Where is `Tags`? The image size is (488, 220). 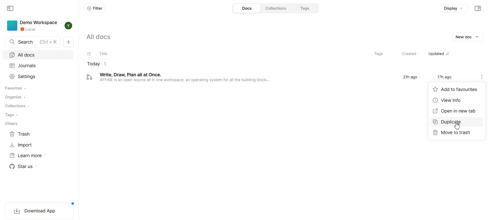 Tags is located at coordinates (375, 54).